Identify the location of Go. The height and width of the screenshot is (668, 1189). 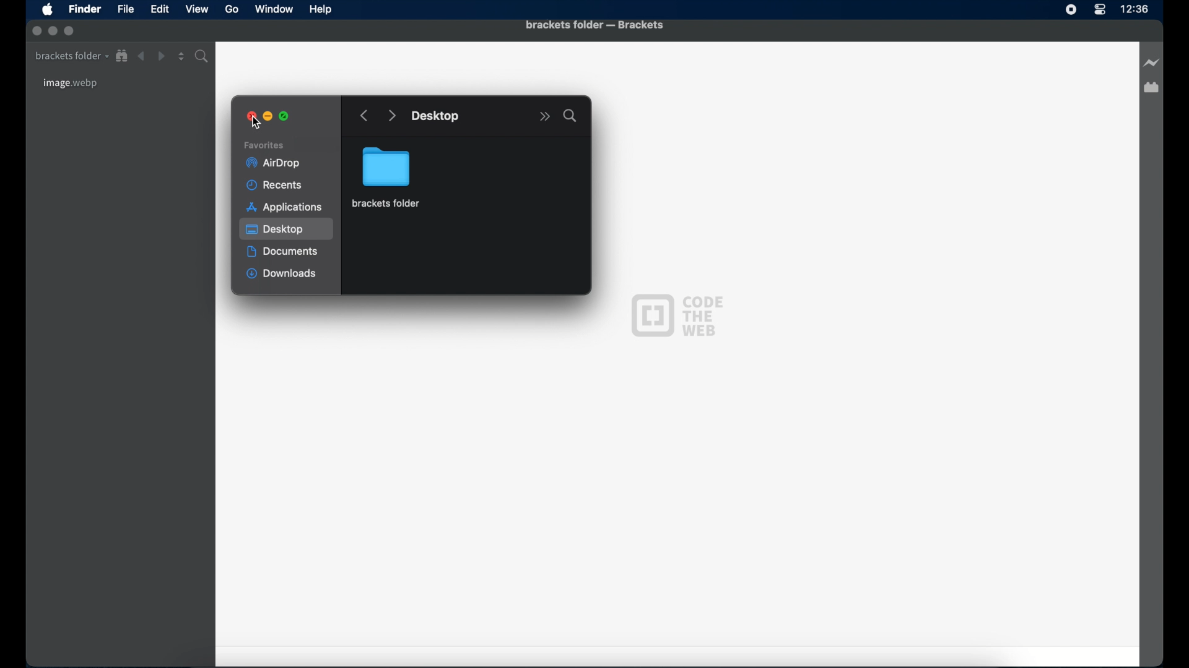
(232, 9).